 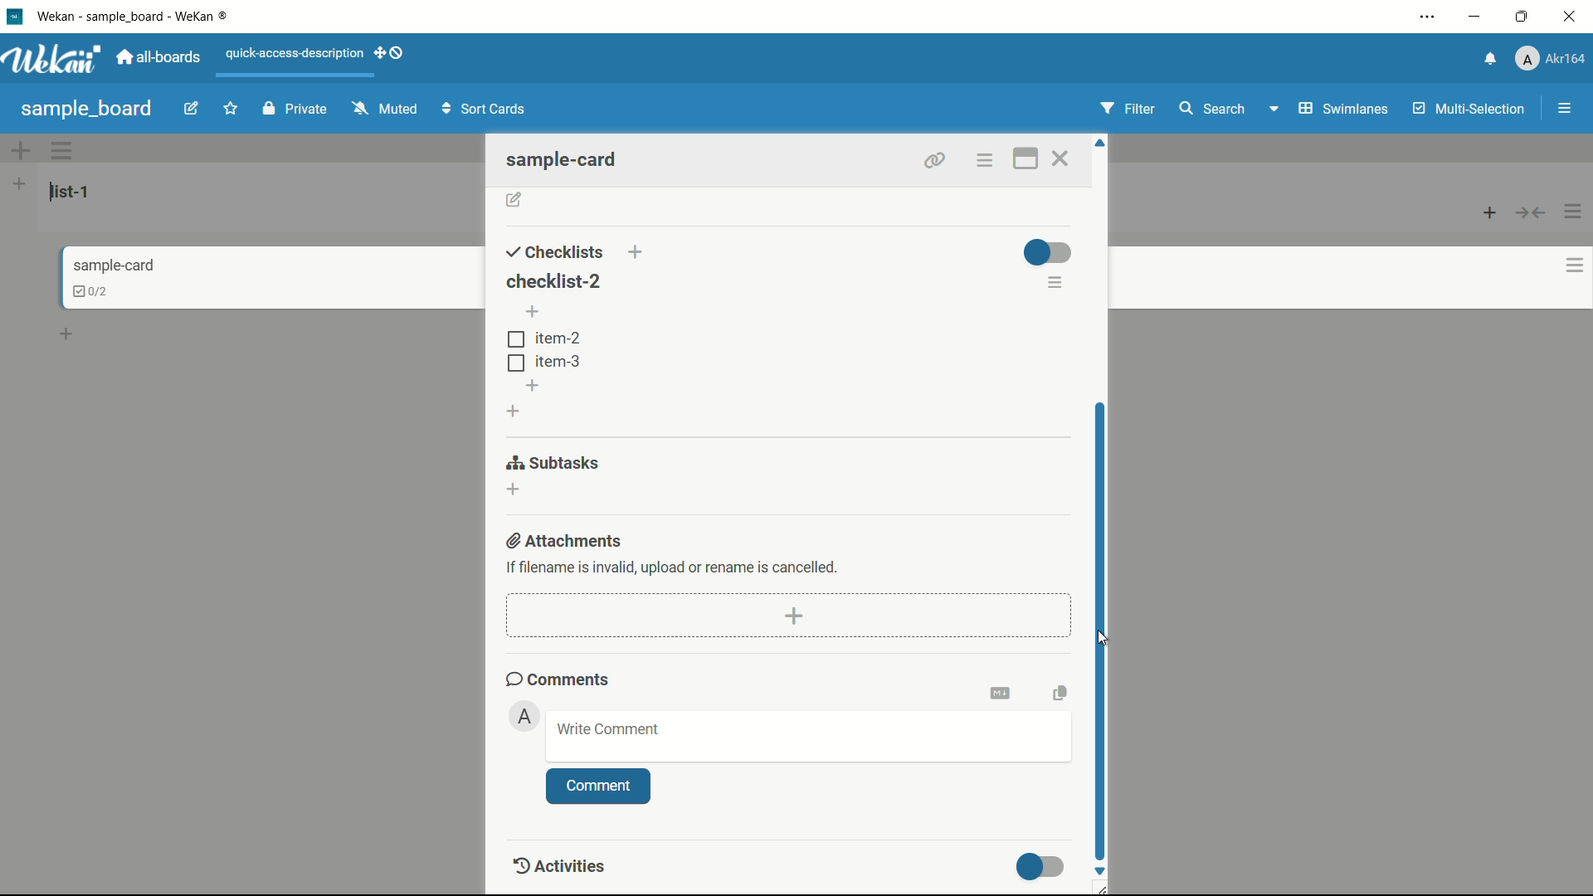 What do you see at coordinates (608, 730) in the screenshot?
I see `write comment ` at bounding box center [608, 730].